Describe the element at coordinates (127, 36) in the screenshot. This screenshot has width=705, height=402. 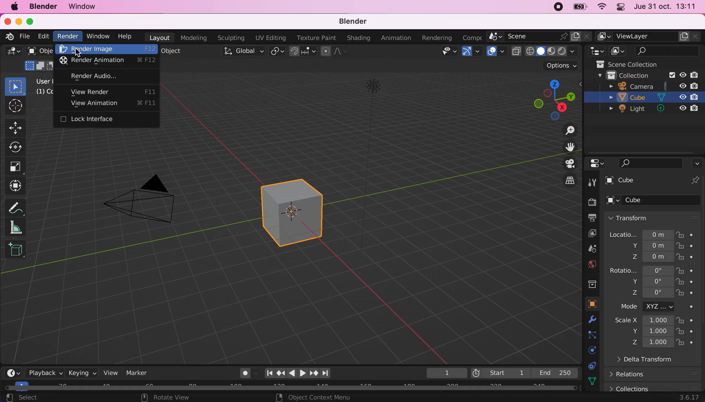
I see `help` at that location.